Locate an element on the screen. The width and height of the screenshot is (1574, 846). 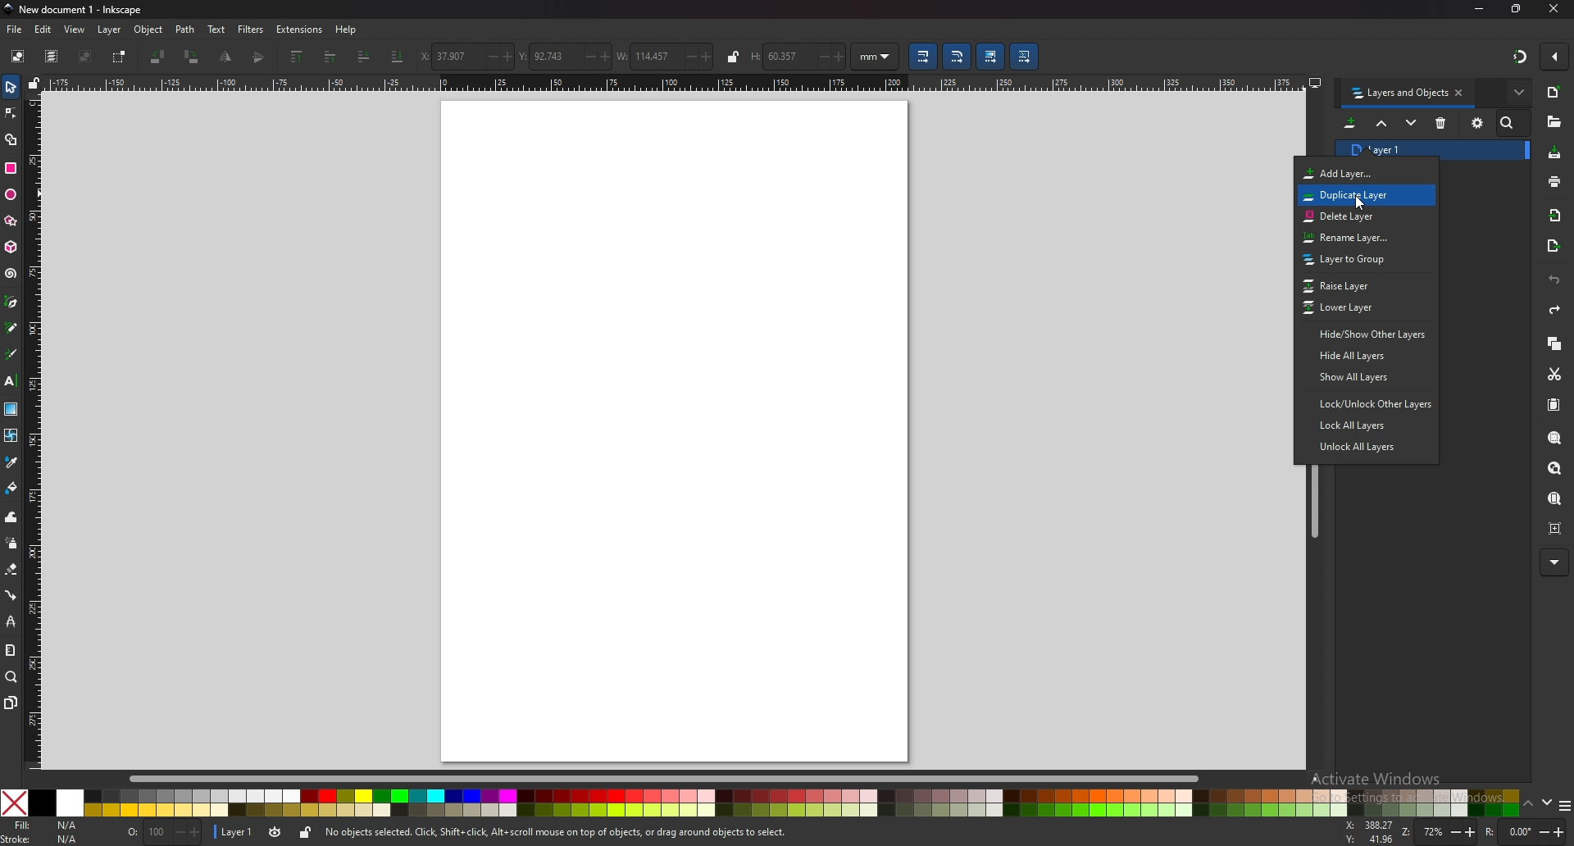
flip horizontally is located at coordinates (259, 57).